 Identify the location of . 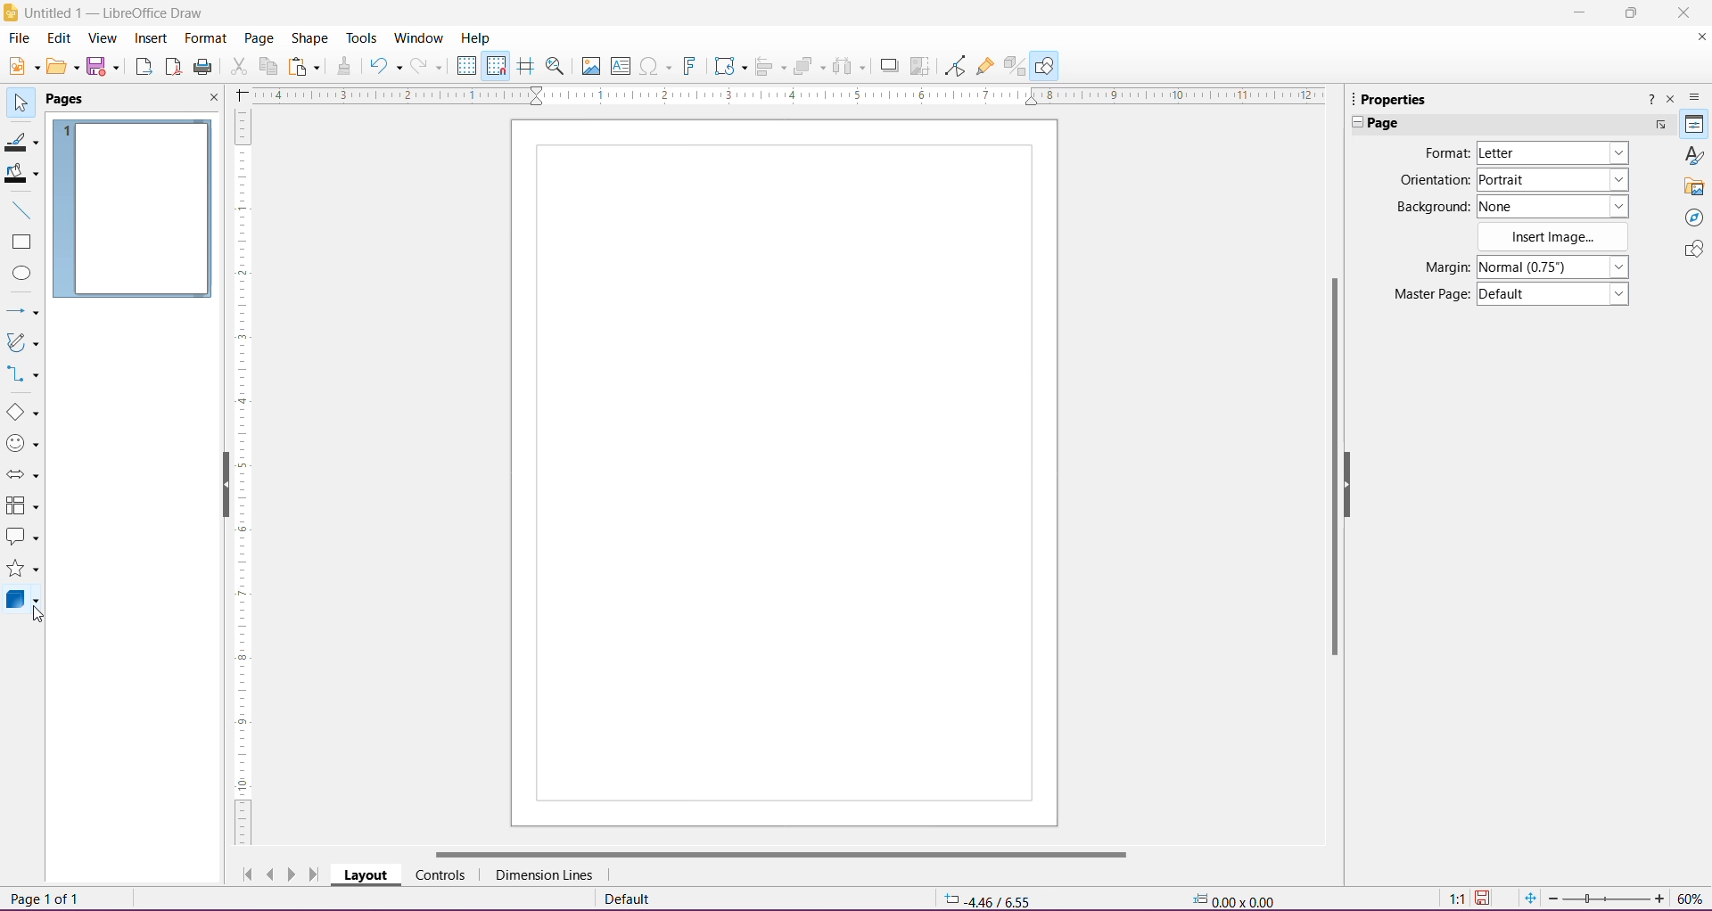
(429, 66).